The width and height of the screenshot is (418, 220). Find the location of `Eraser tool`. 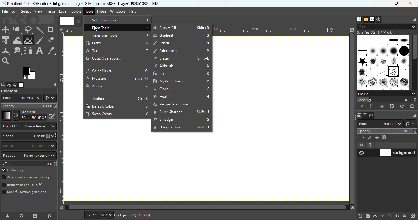

Eraser tool is located at coordinates (51, 39).